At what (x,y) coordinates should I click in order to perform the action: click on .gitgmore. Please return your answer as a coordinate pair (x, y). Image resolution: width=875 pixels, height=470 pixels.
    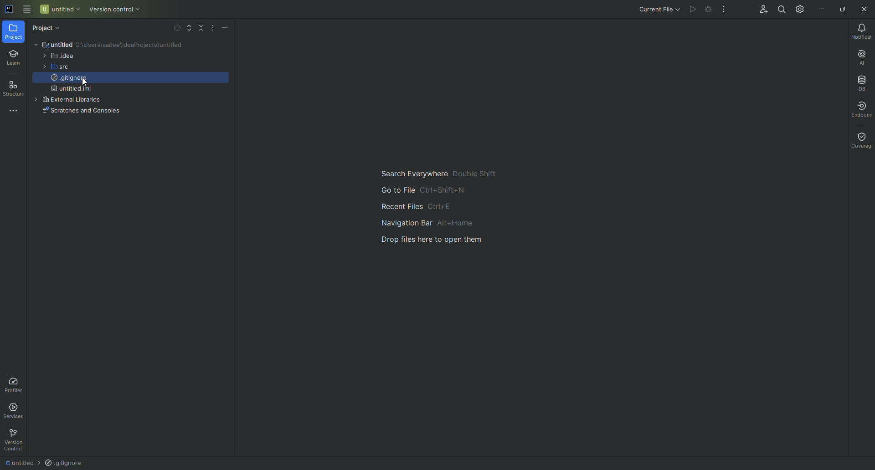
    Looking at the image, I should click on (64, 463).